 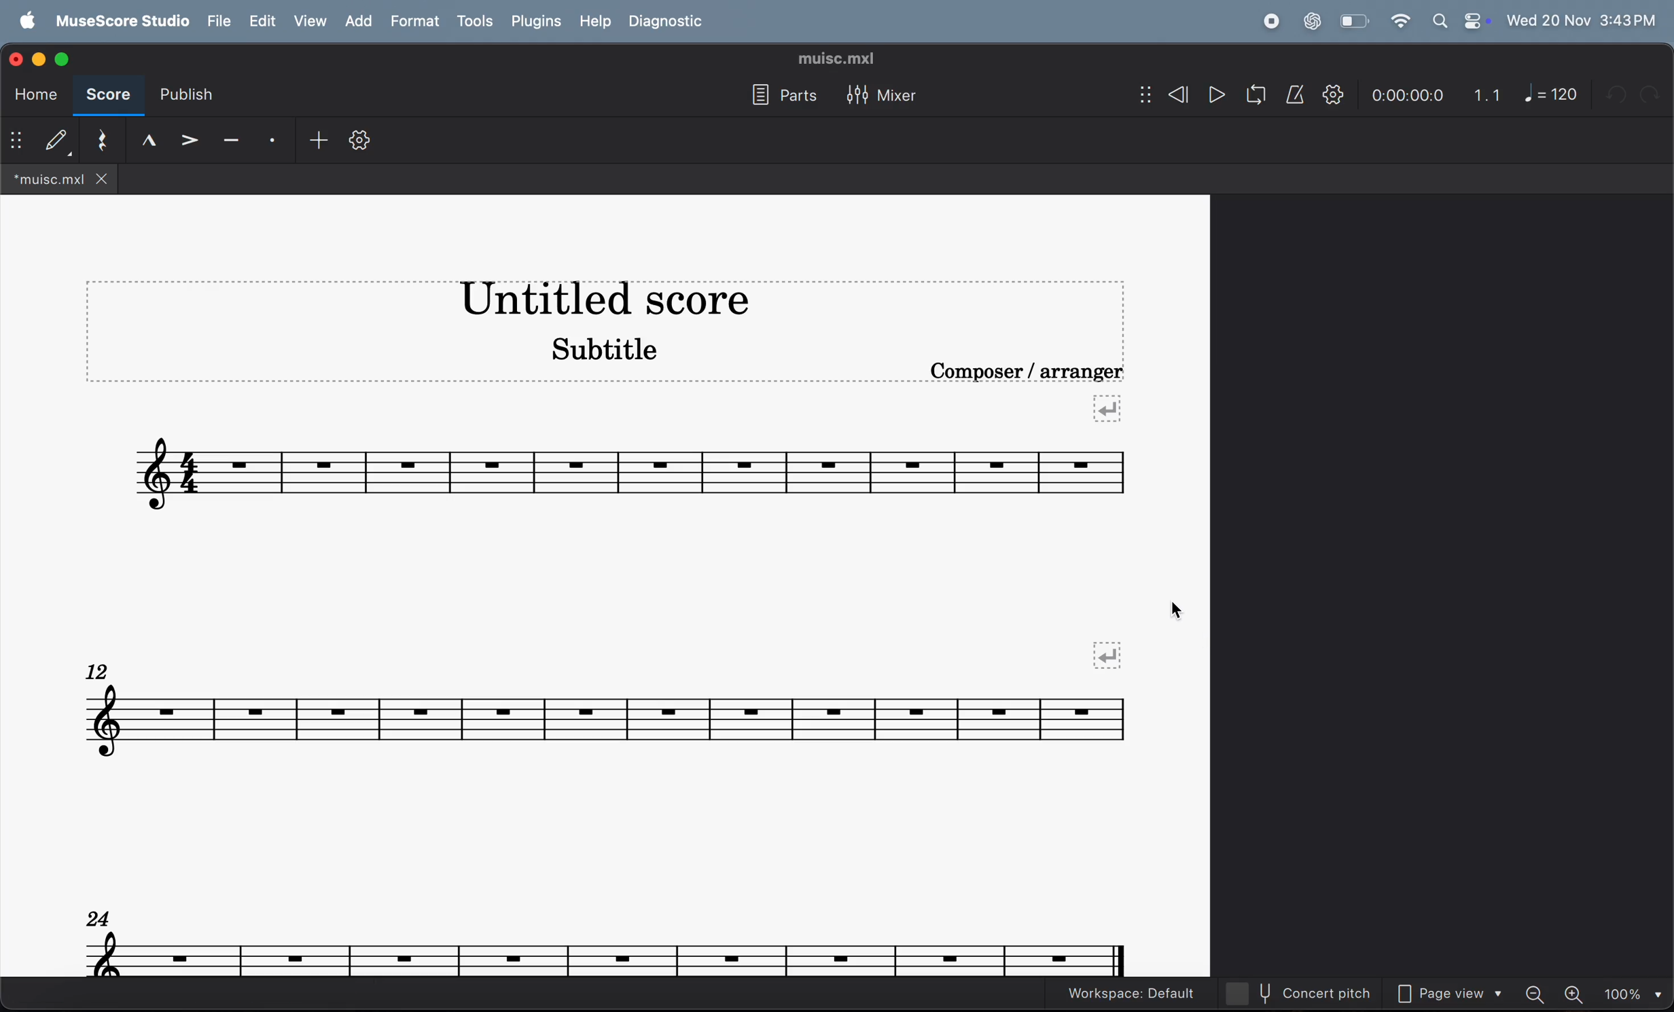 I want to click on notes, so click(x=603, y=717).